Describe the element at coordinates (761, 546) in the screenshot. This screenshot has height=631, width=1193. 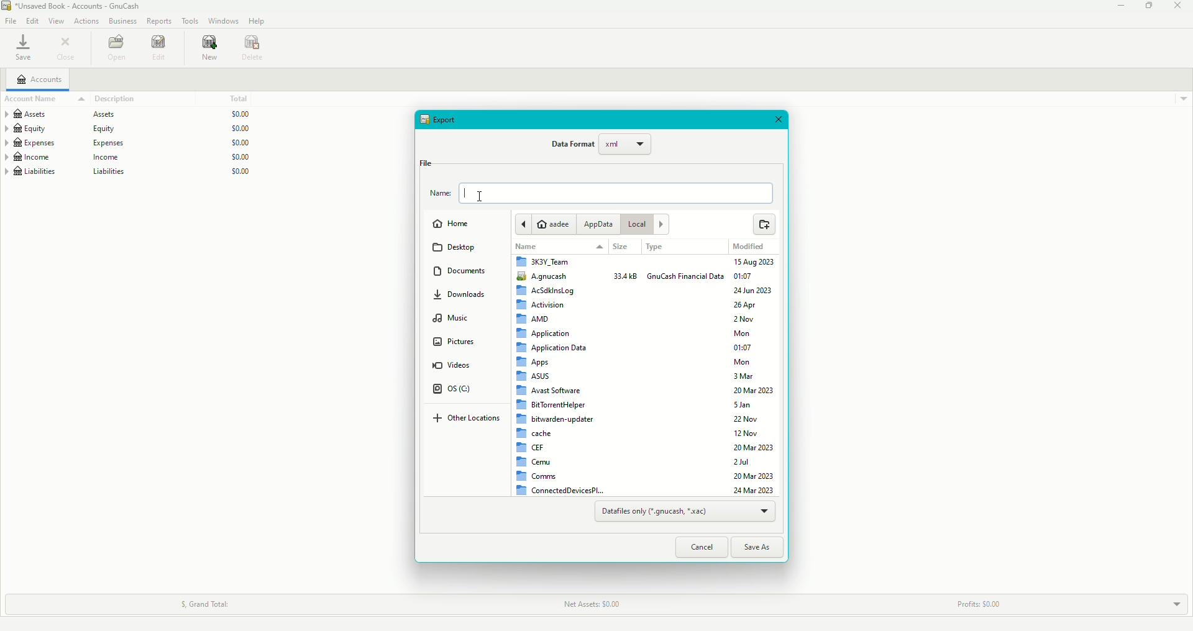
I see `Save As` at that location.